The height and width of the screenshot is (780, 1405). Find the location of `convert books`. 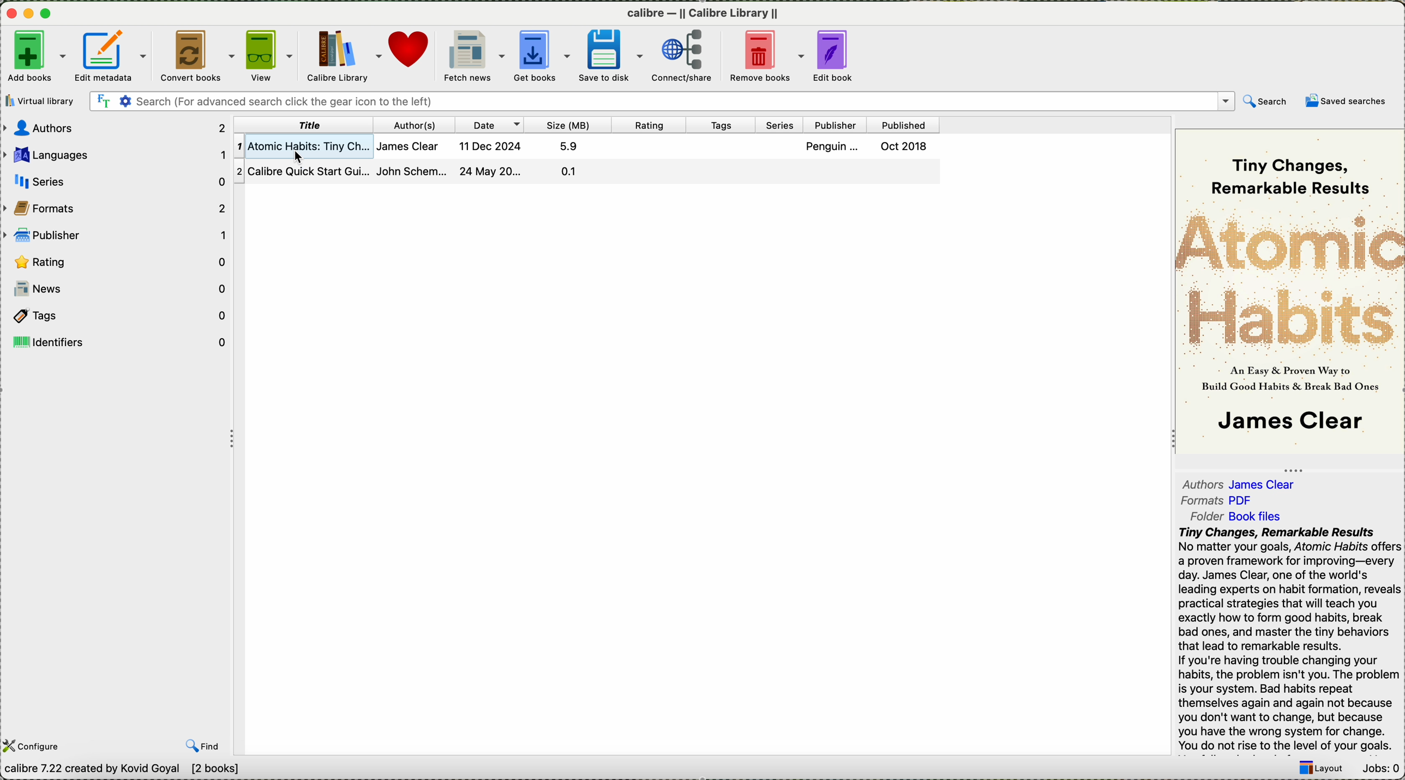

convert books is located at coordinates (199, 56).